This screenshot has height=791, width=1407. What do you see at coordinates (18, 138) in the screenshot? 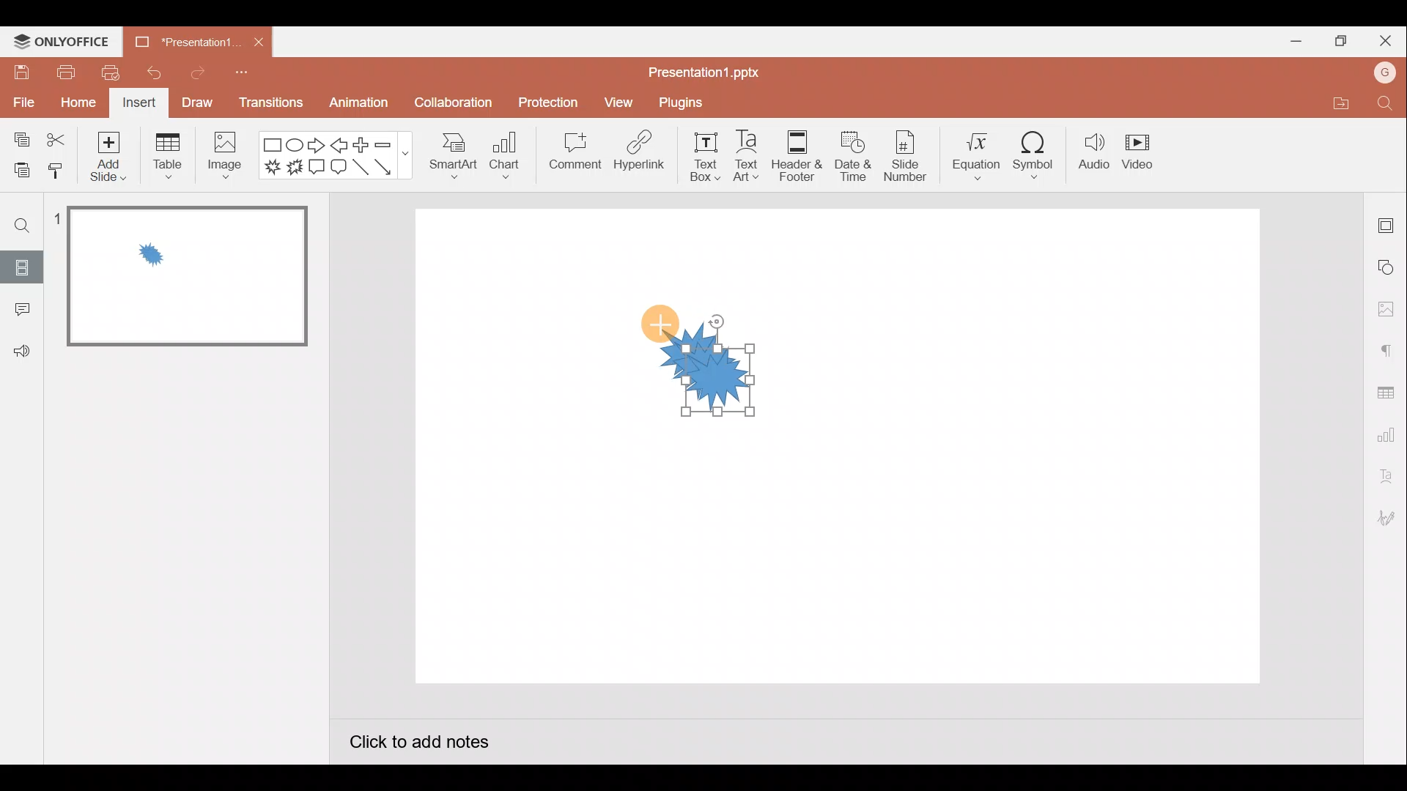
I see `Copy` at bounding box center [18, 138].